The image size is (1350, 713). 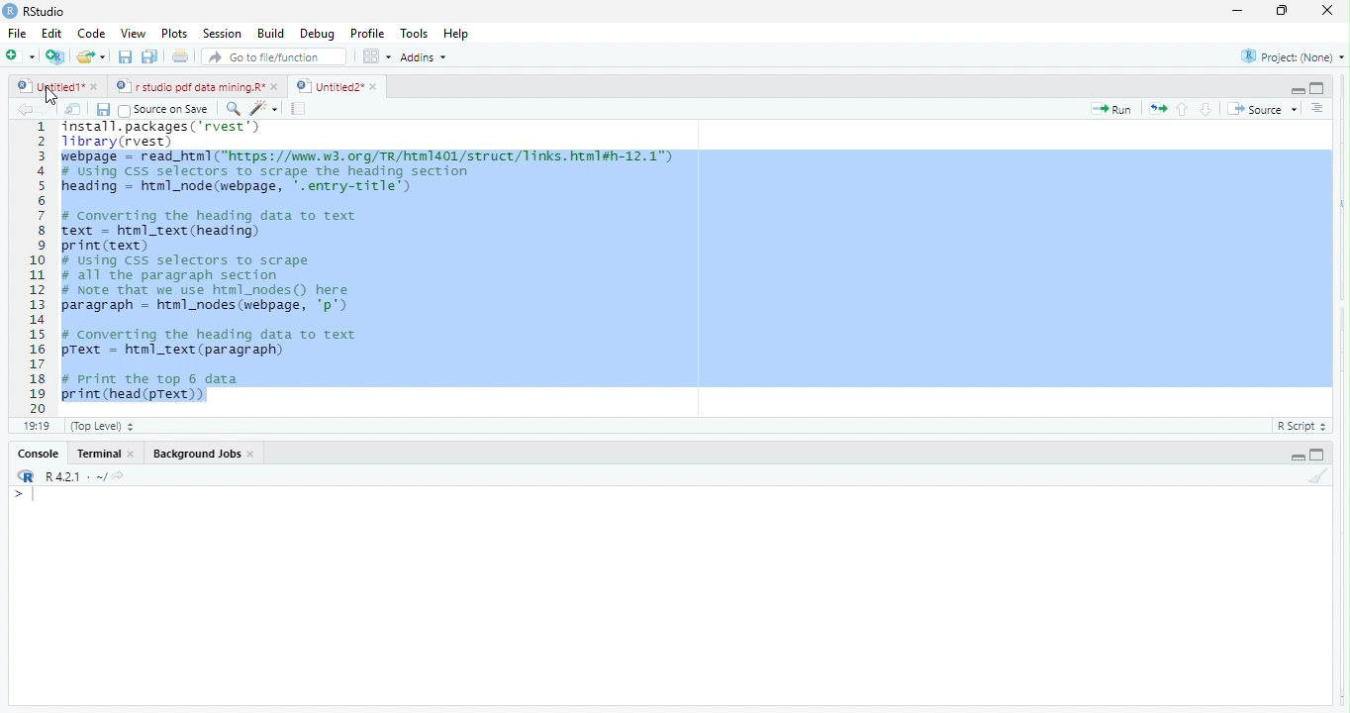 What do you see at coordinates (74, 111) in the screenshot?
I see `show in new window` at bounding box center [74, 111].